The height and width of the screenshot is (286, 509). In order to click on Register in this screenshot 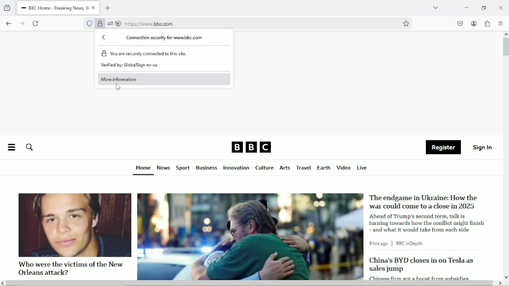, I will do `click(443, 148)`.